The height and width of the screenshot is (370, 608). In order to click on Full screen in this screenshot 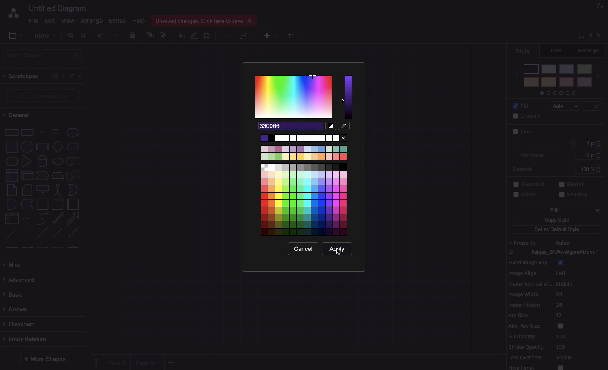, I will do `click(580, 36)`.